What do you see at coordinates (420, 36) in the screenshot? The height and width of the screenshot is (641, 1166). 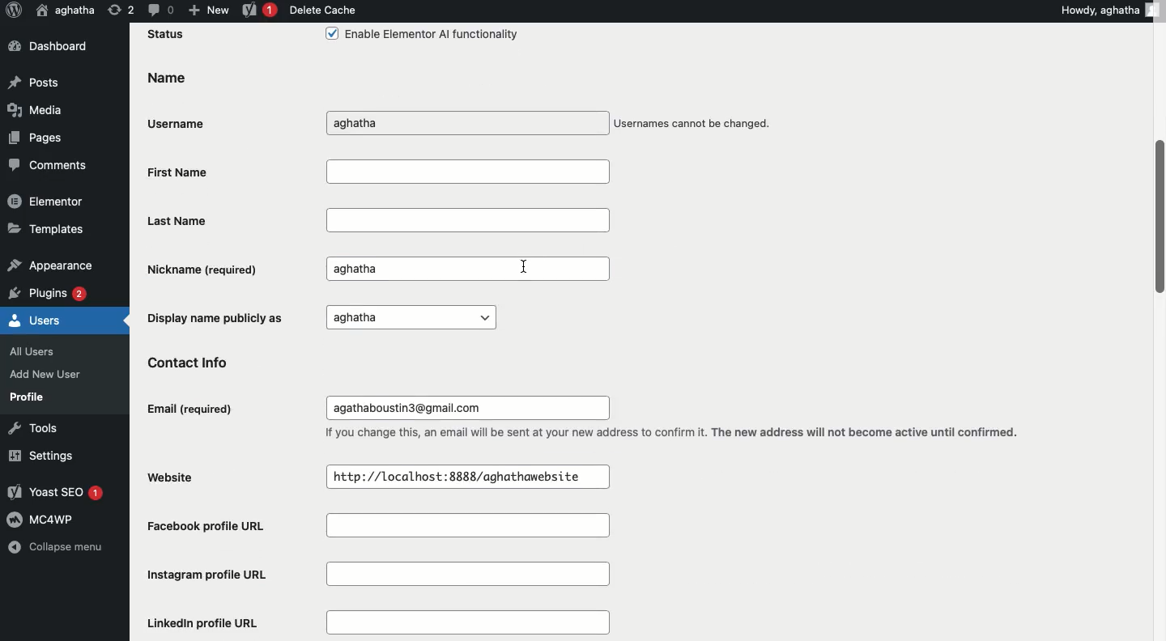 I see `Enable Elementor Al functionality` at bounding box center [420, 36].